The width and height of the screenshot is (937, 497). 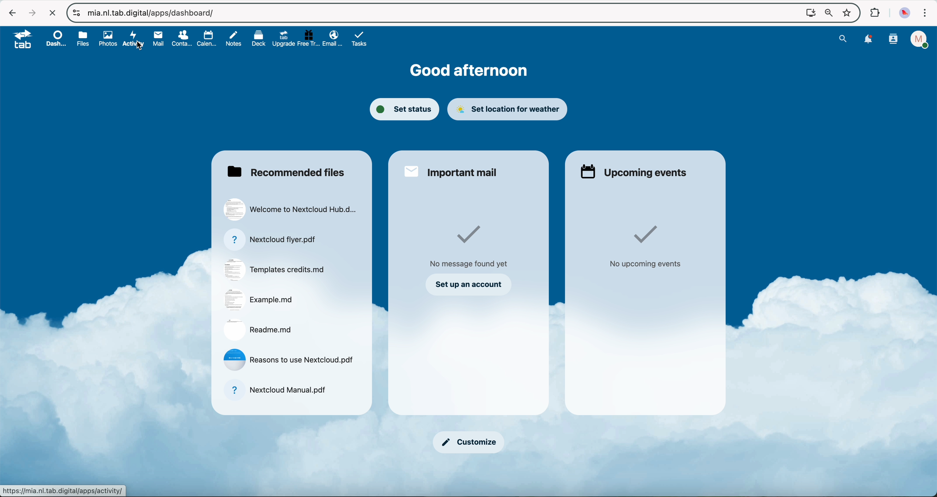 I want to click on good afternoon, so click(x=470, y=70).